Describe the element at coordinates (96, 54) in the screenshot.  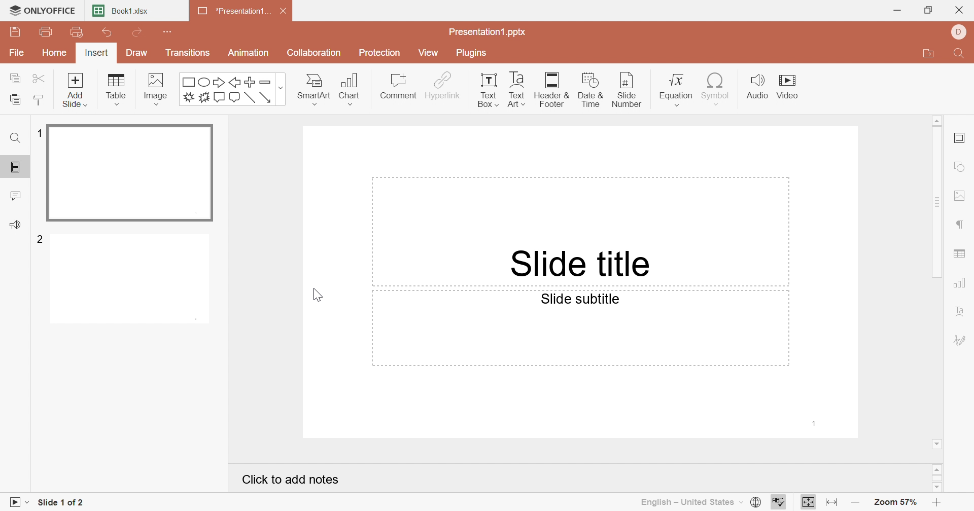
I see `Insert` at that location.